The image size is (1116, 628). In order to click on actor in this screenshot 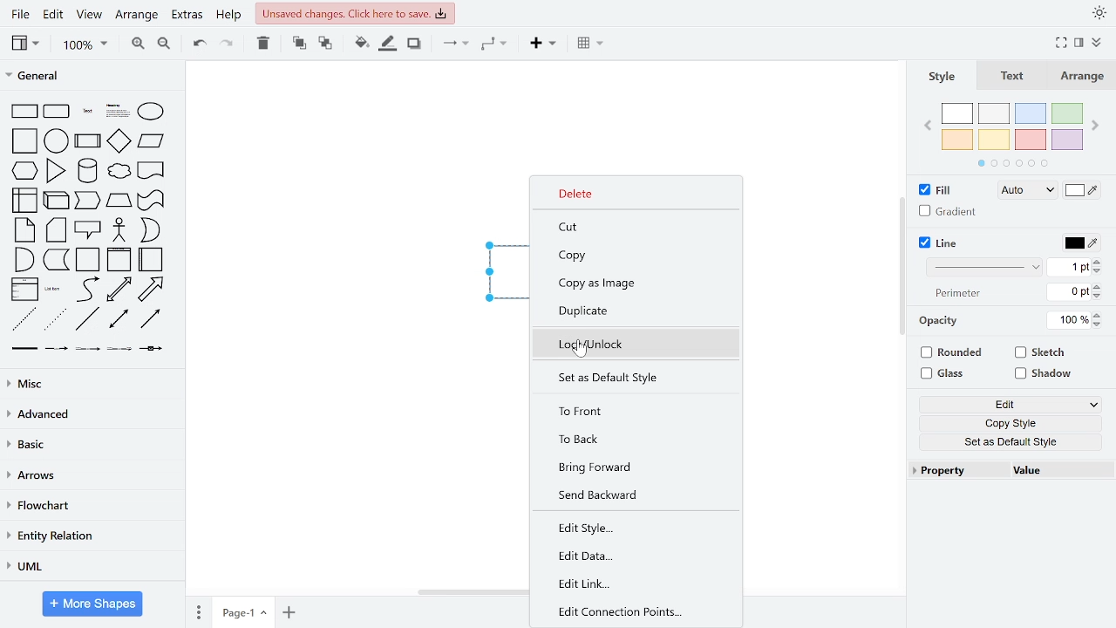, I will do `click(119, 229)`.